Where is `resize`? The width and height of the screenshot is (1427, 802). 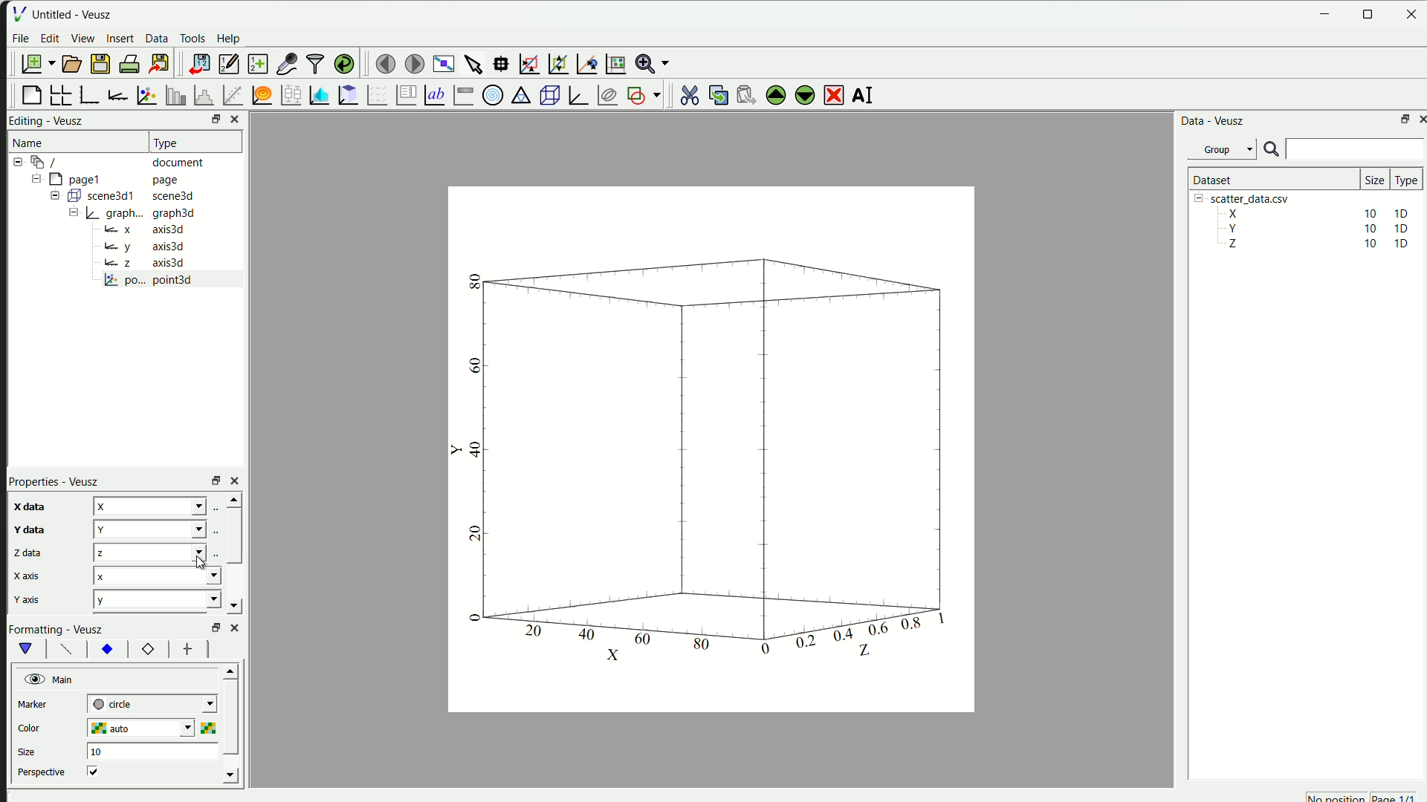 resize is located at coordinates (1369, 14).